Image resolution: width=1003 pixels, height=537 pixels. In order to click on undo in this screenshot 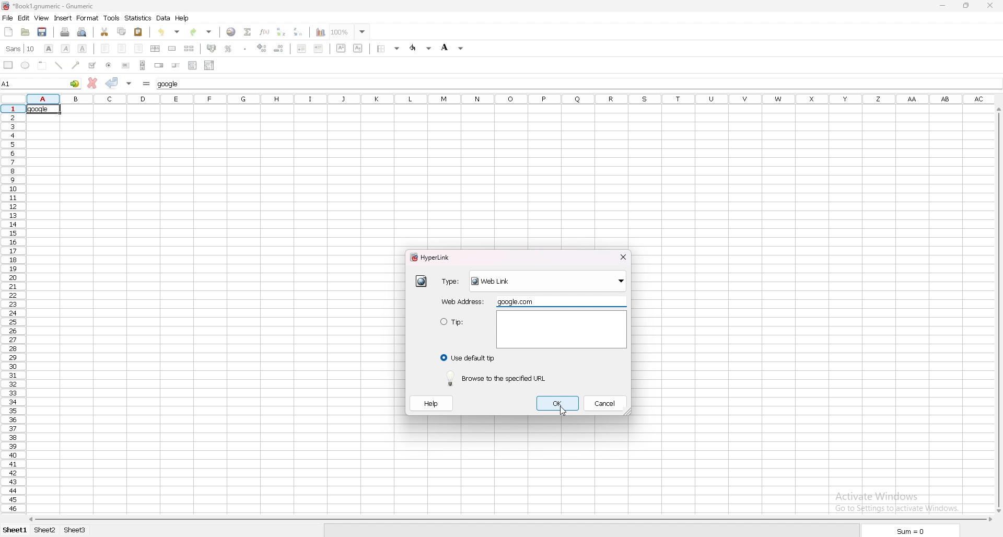, I will do `click(170, 32)`.